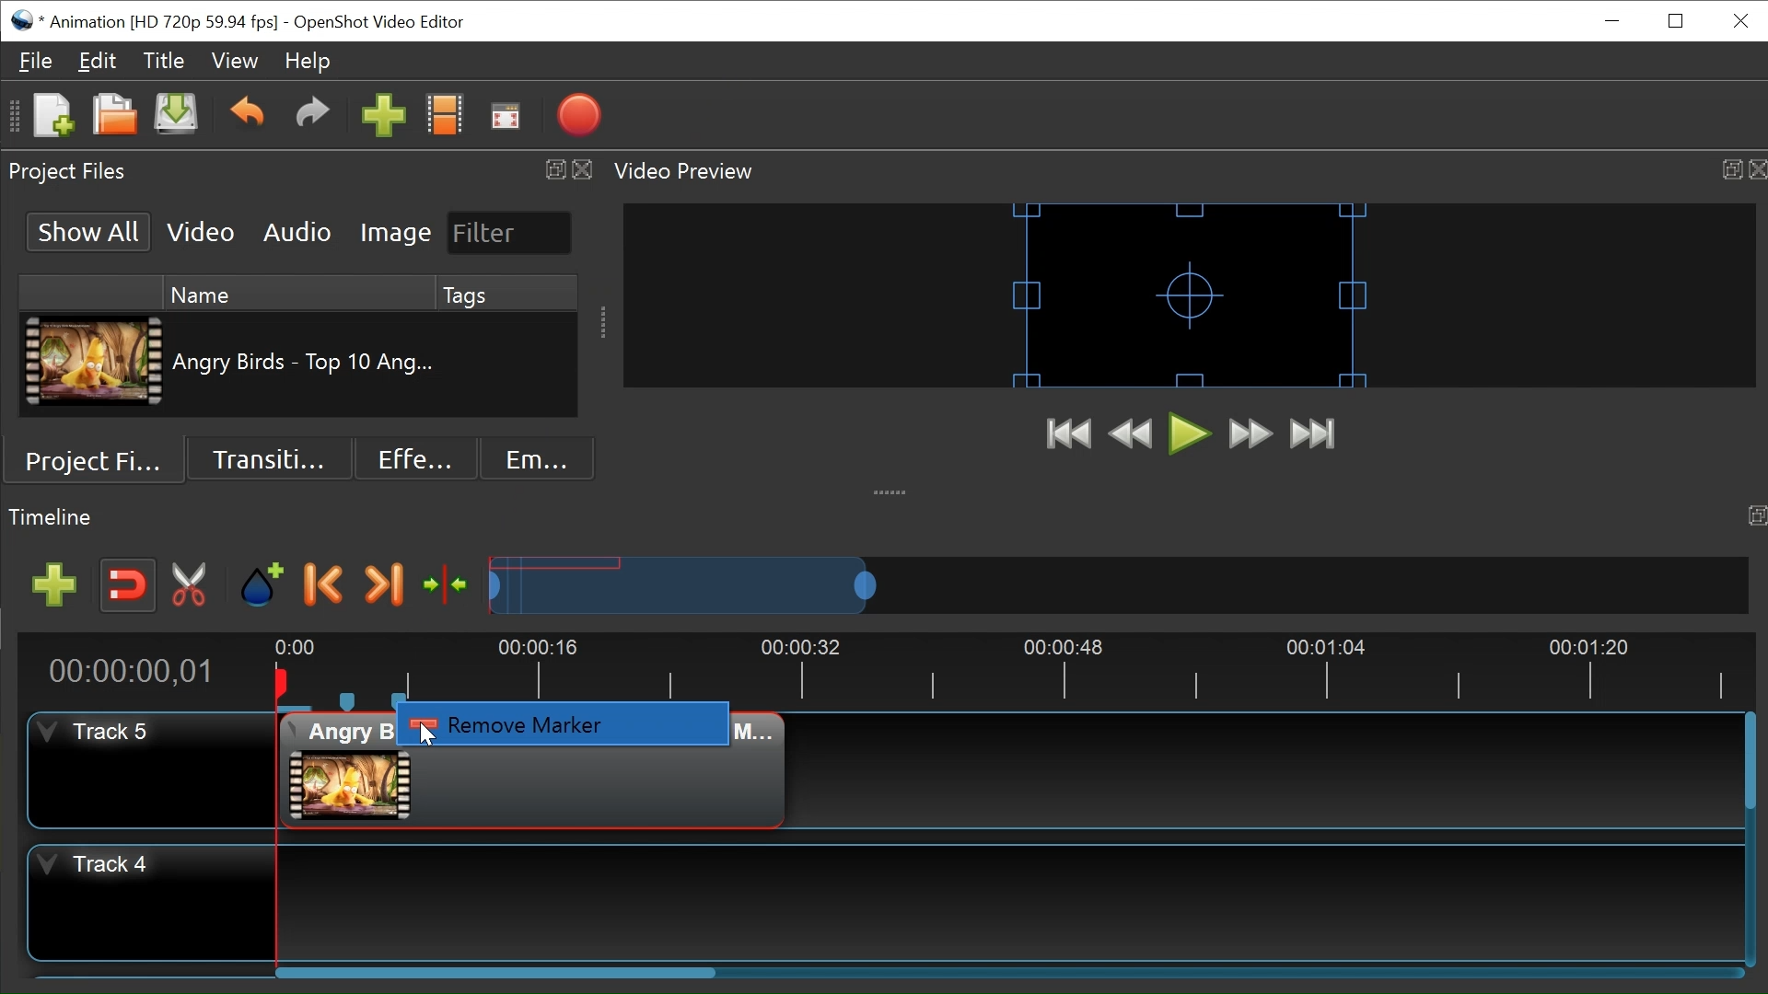 This screenshot has height=994, width=1768. I want to click on Open Project, so click(114, 118).